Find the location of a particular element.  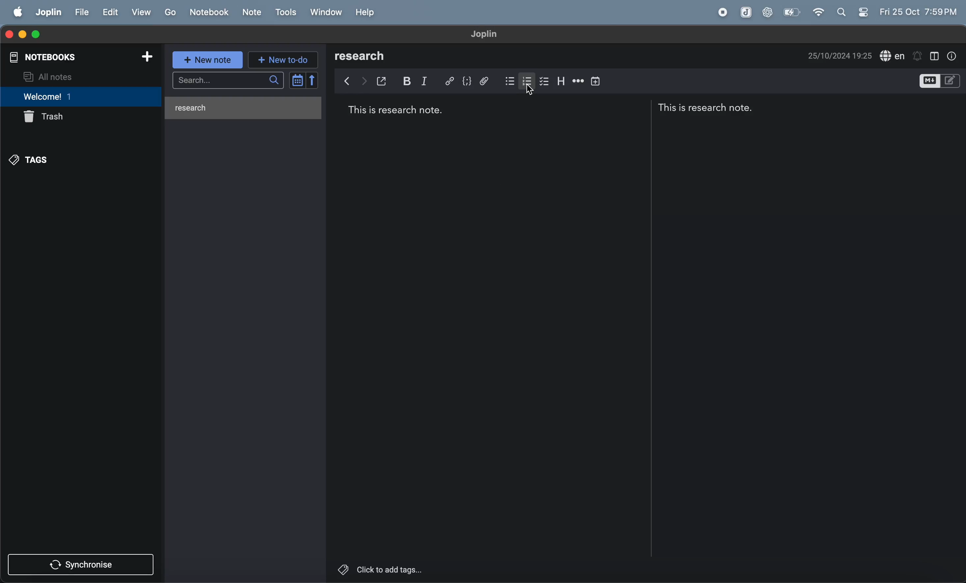

insert time is located at coordinates (598, 81).